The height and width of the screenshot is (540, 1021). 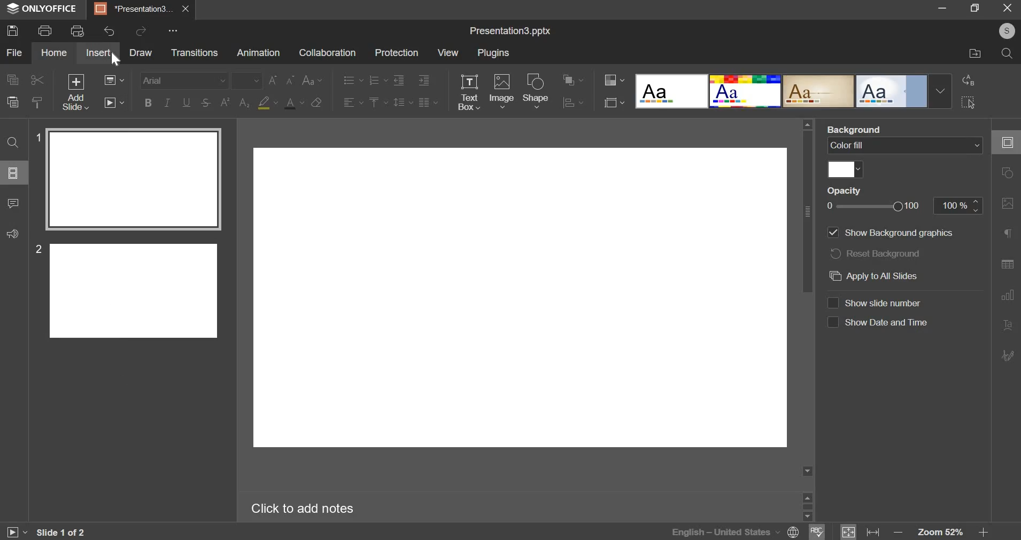 What do you see at coordinates (807, 506) in the screenshot?
I see `scrollbar` at bounding box center [807, 506].